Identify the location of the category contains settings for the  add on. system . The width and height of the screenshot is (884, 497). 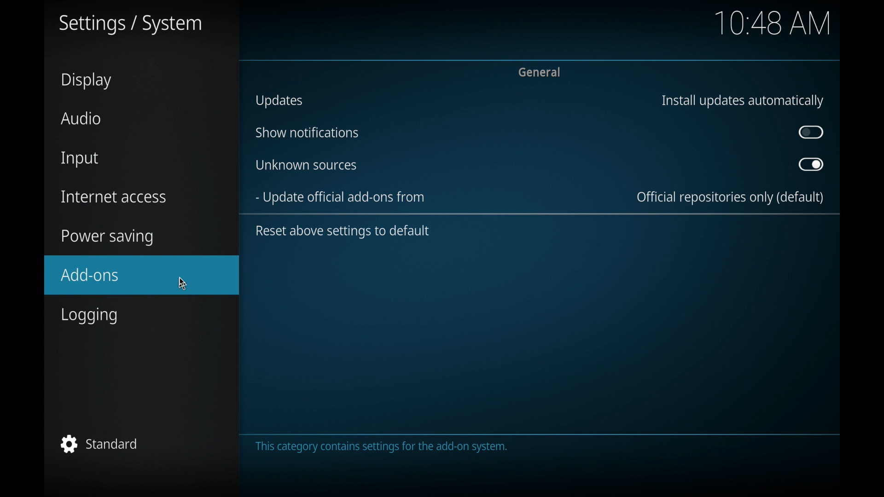
(385, 445).